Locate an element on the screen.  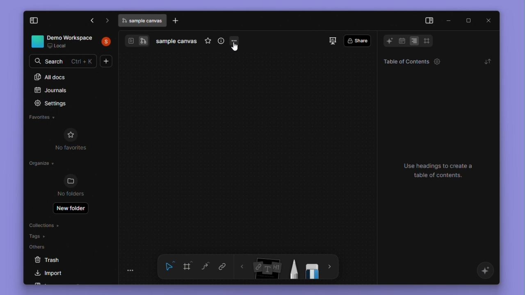
Settings is located at coordinates (56, 103).